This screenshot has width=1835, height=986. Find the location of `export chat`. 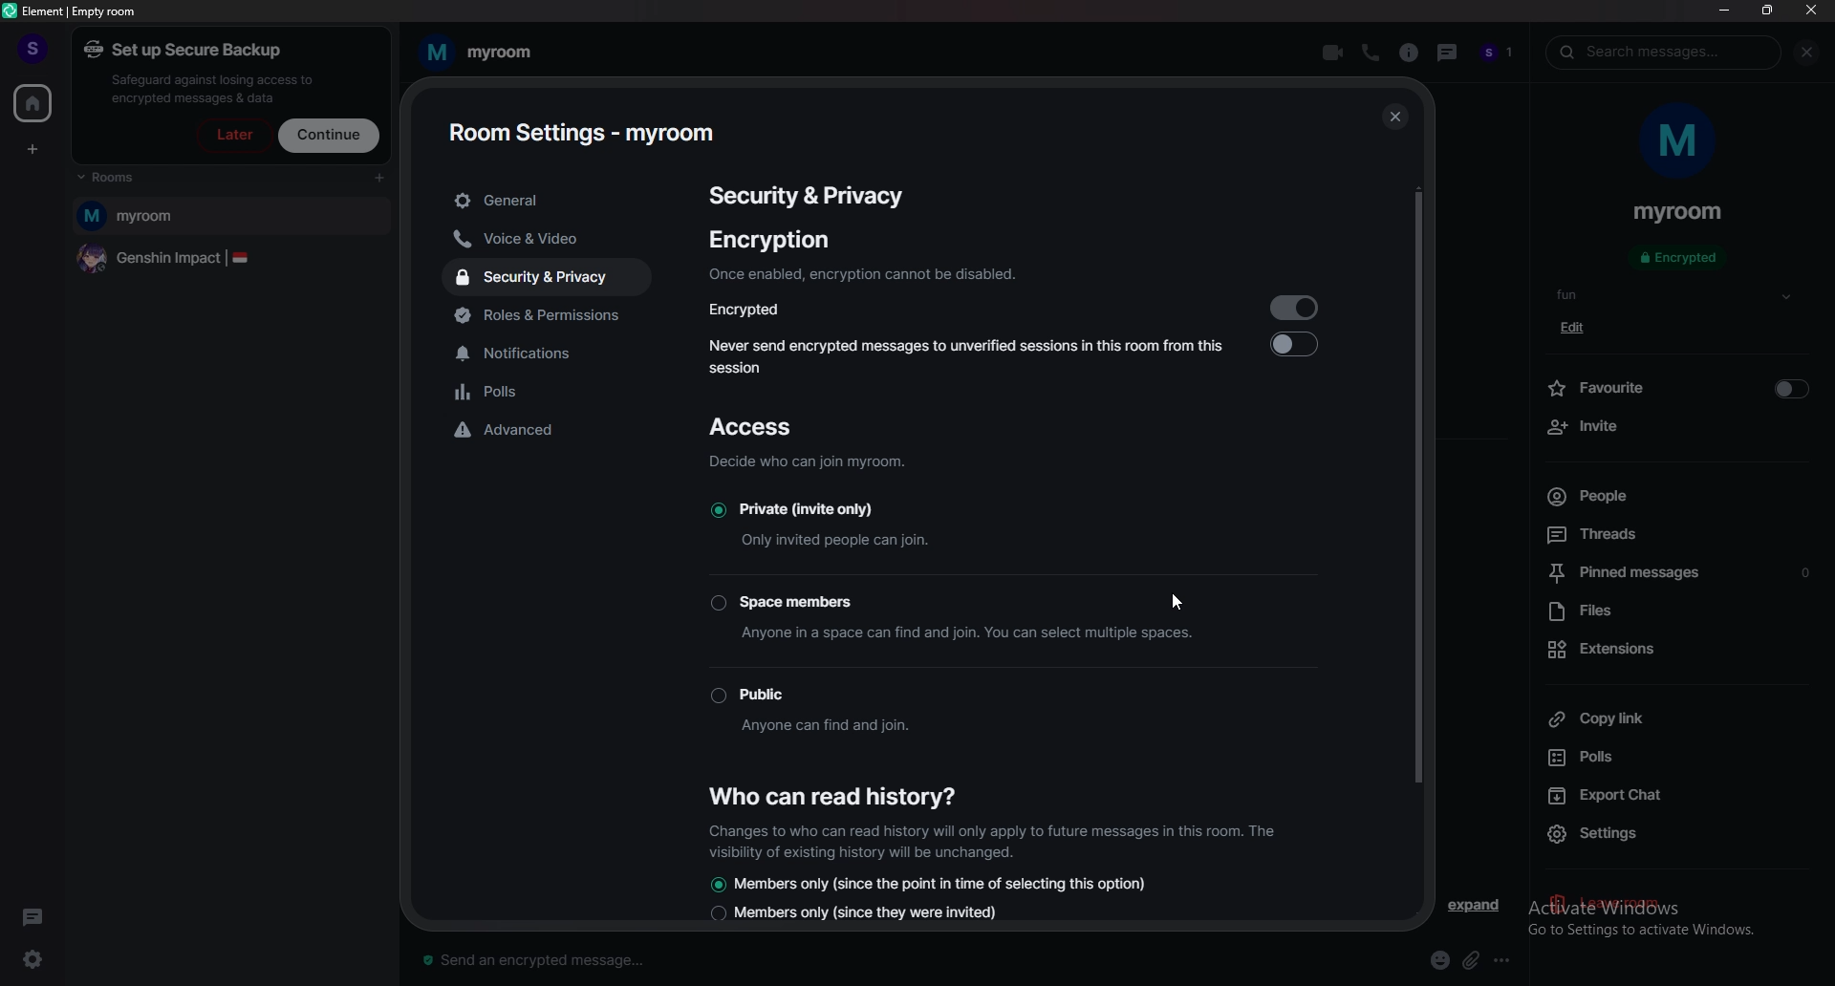

export chat is located at coordinates (1674, 796).